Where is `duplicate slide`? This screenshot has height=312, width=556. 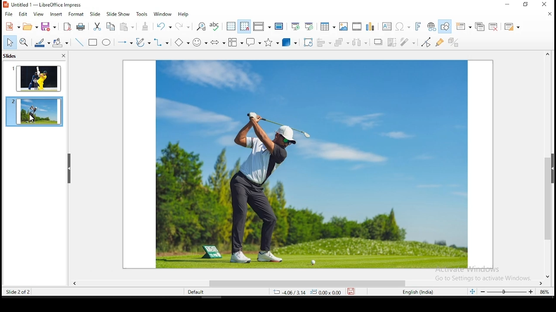
duplicate slide is located at coordinates (480, 27).